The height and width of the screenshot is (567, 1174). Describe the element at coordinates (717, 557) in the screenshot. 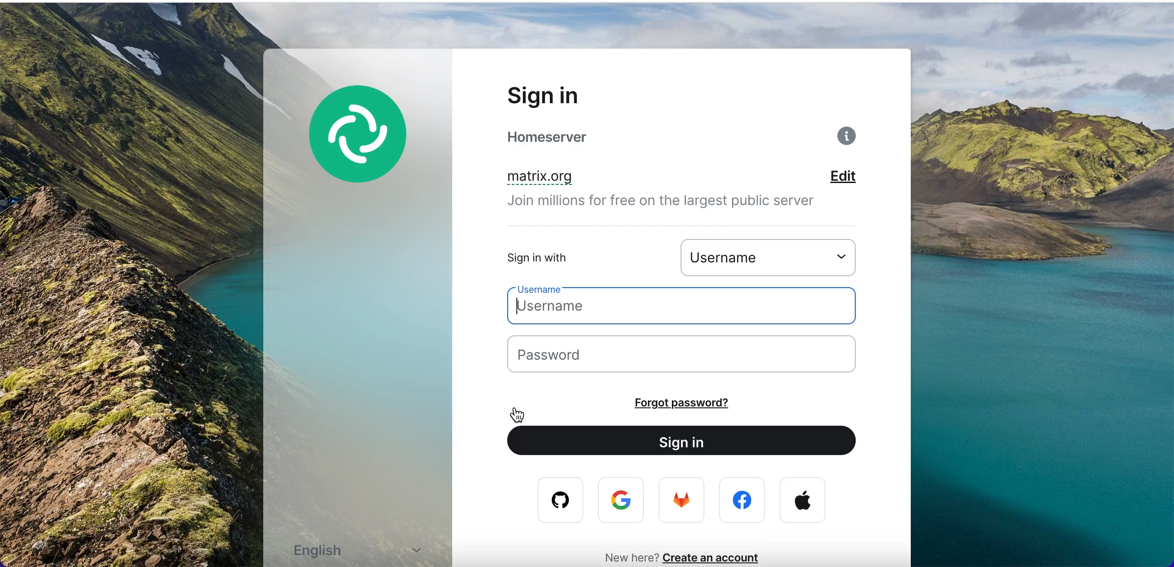

I see `create an account` at that location.